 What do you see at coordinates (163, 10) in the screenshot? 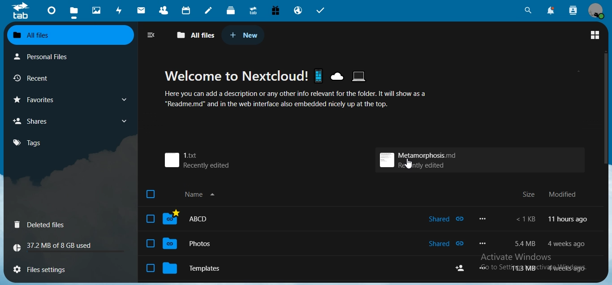
I see `contacts` at bounding box center [163, 10].